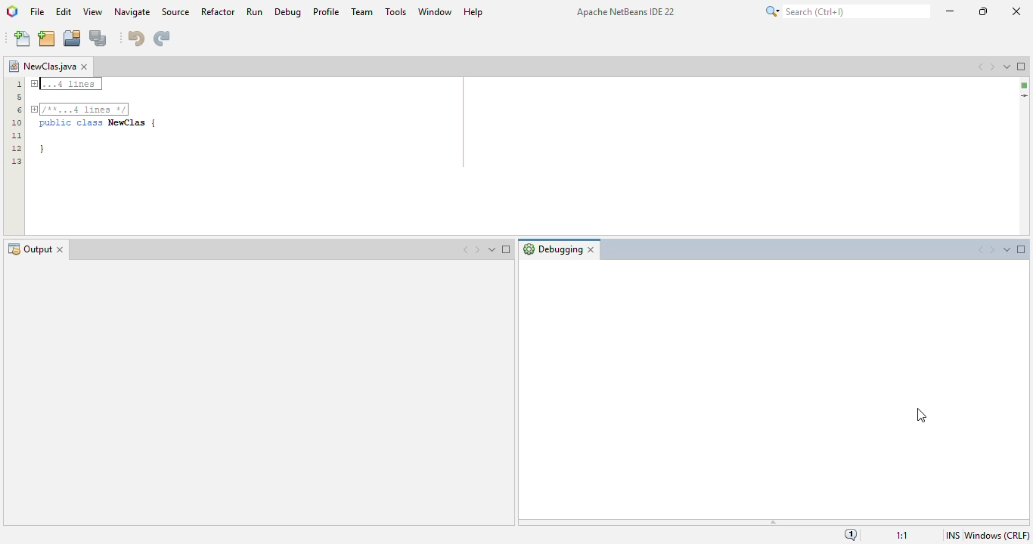  I want to click on Next, so click(992, 250).